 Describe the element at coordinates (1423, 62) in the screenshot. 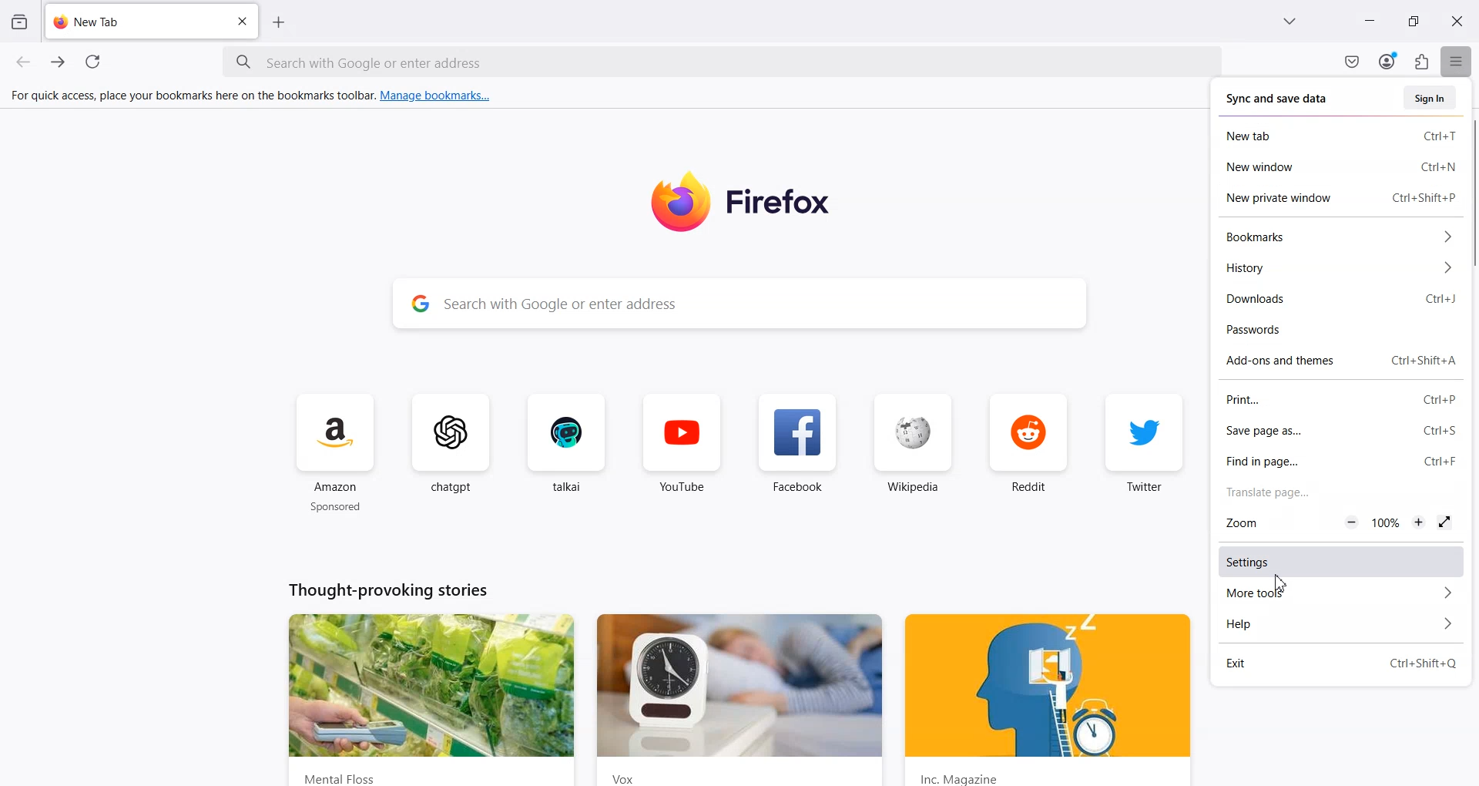

I see `Extensions` at that location.